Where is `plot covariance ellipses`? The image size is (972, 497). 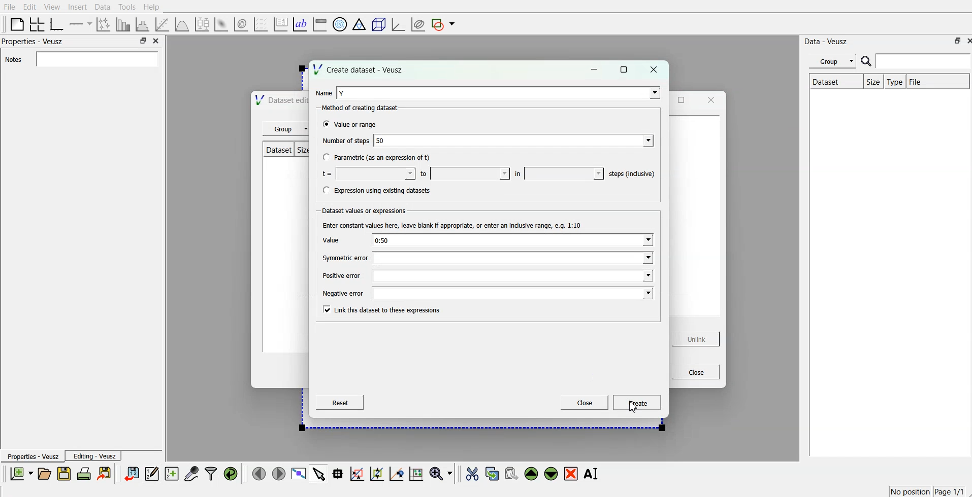
plot covariance ellipses is located at coordinates (417, 23).